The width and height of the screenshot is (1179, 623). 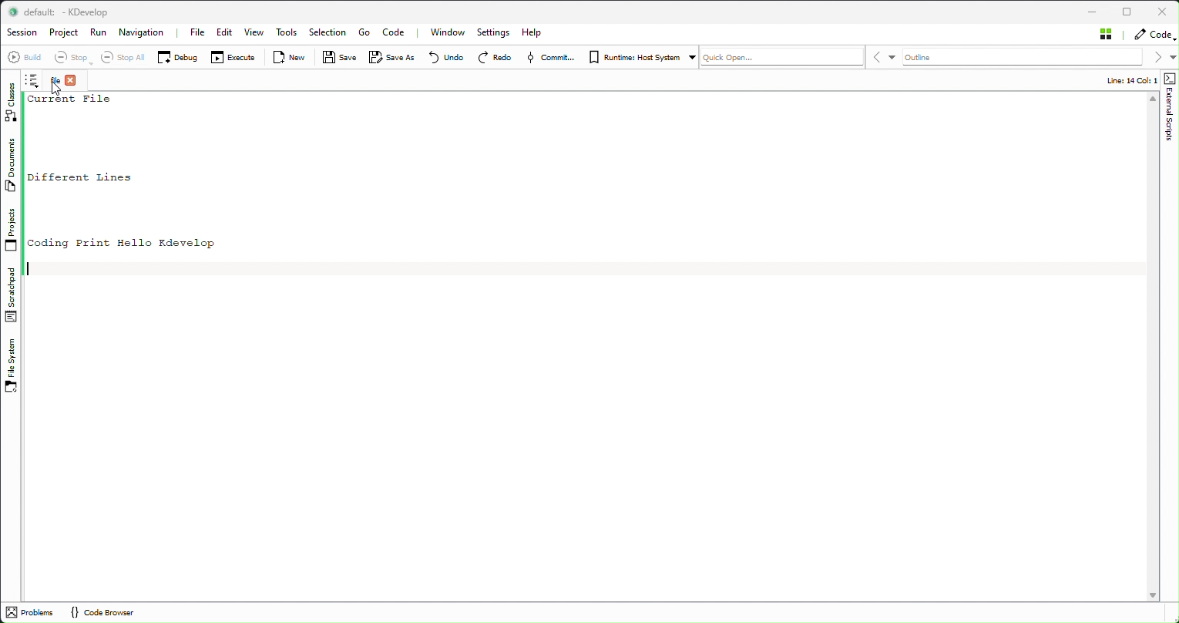 I want to click on minimize, so click(x=1092, y=11).